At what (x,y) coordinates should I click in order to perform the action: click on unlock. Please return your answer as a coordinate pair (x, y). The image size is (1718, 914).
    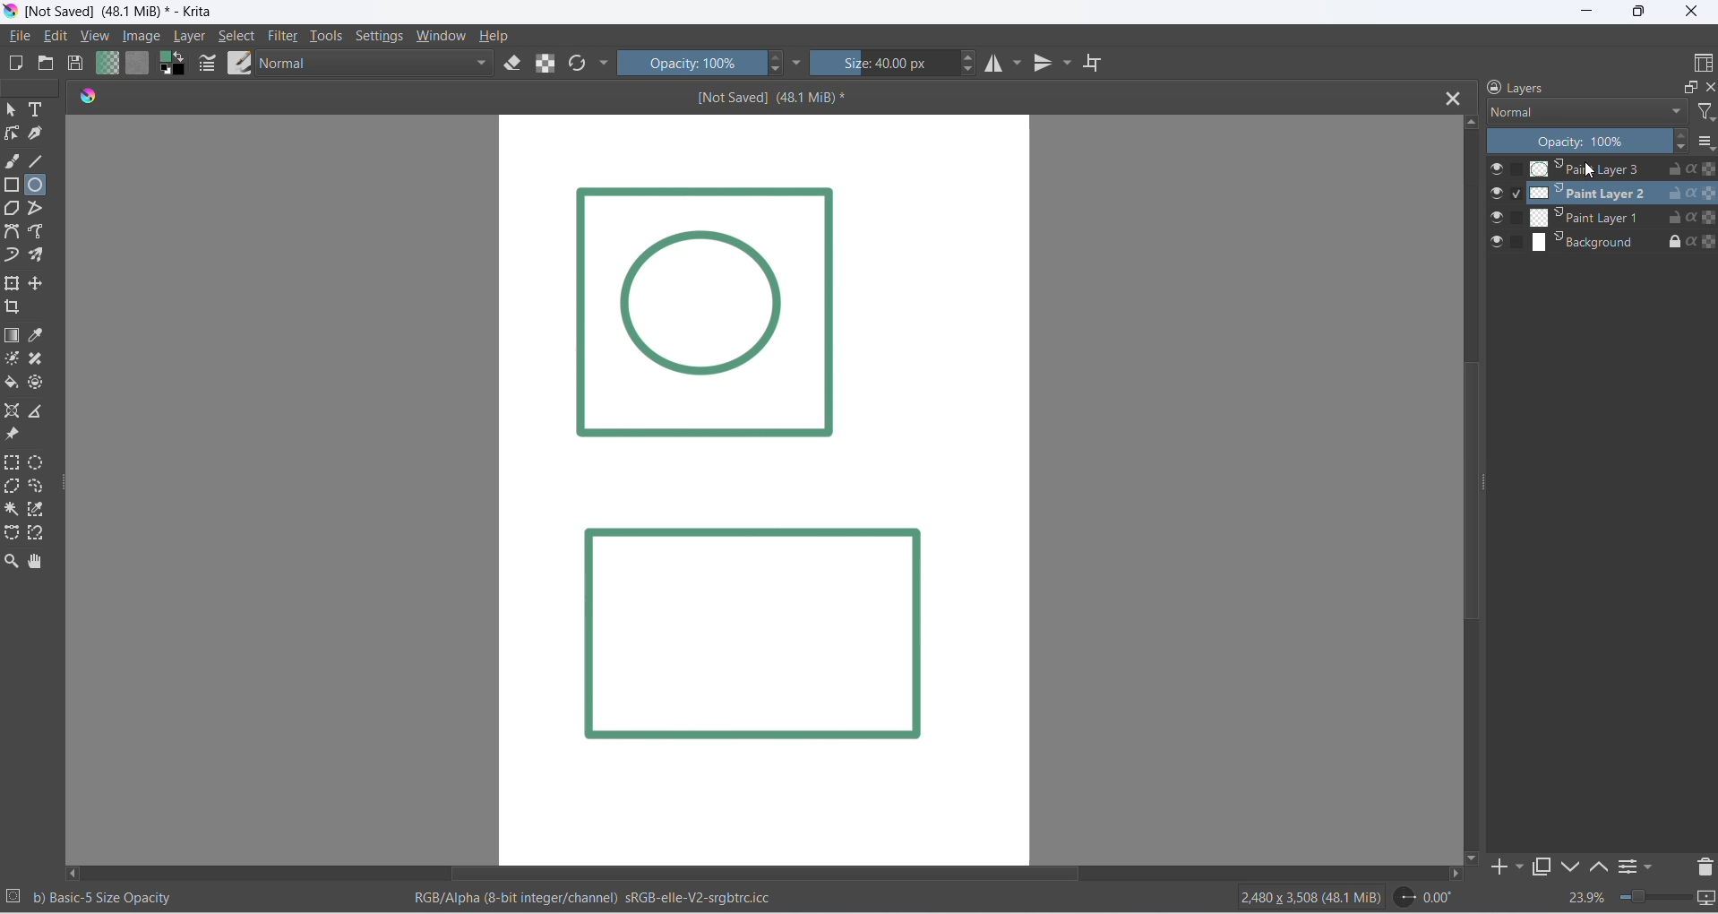
    Looking at the image, I should click on (1671, 194).